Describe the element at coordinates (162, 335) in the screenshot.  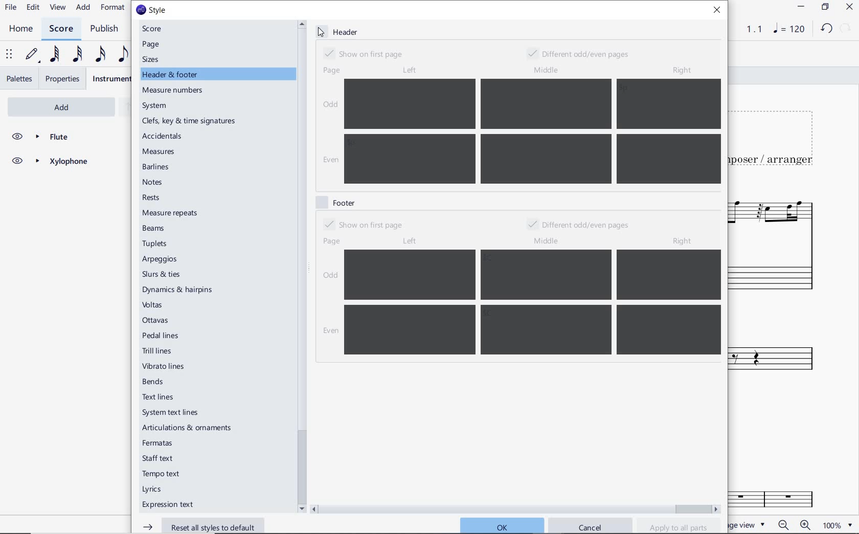
I see `pedal lines` at that location.